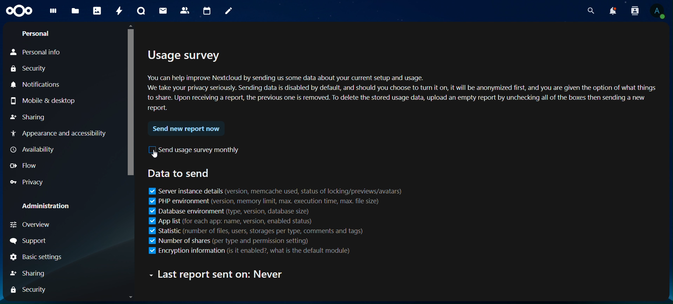 This screenshot has width=673, height=304. Describe the element at coordinates (260, 251) in the screenshot. I see `encryption information` at that location.